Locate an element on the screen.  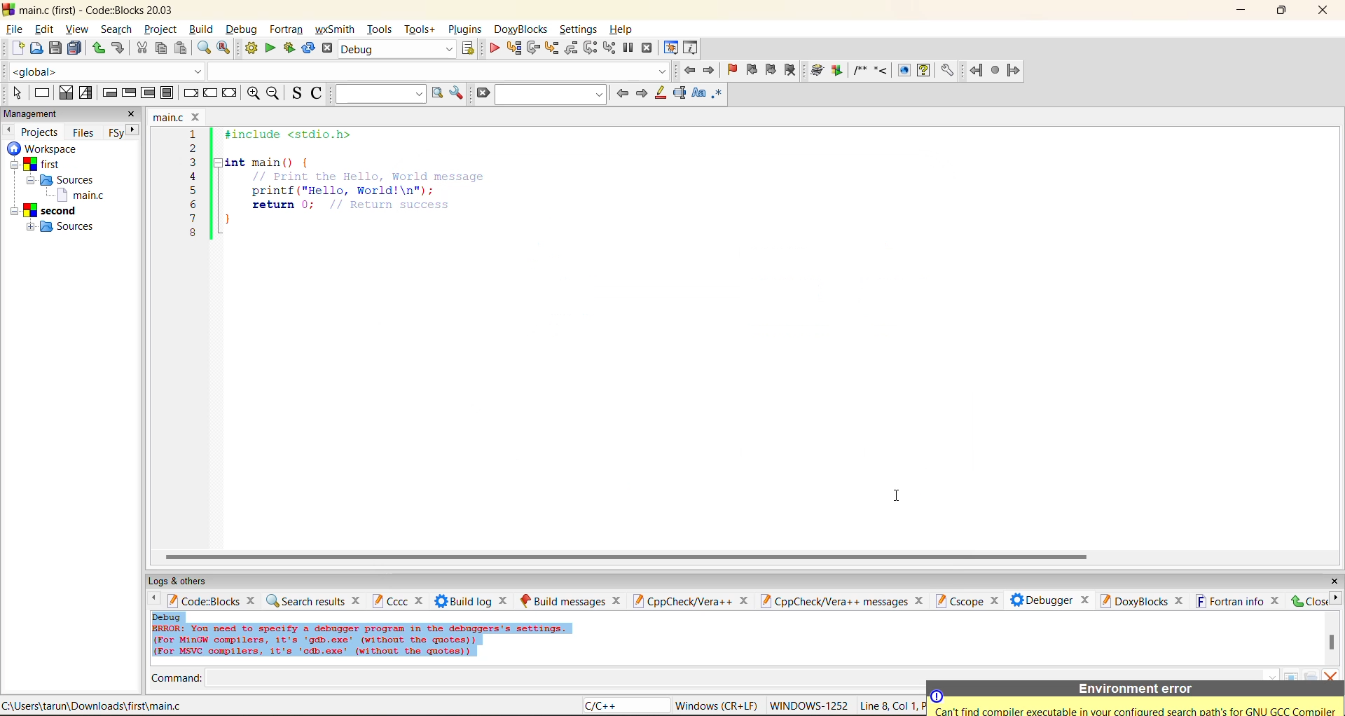
cursor is located at coordinates (895, 493).